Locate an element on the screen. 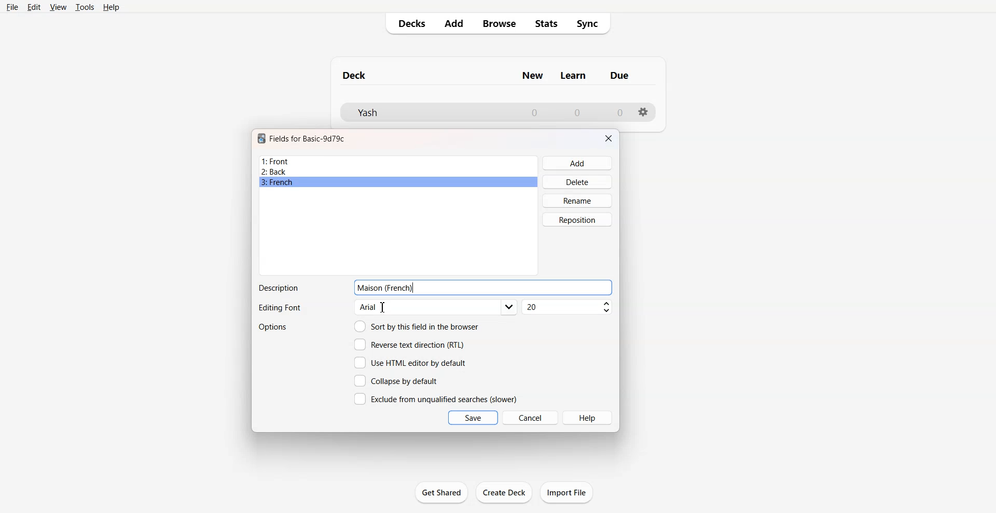  Close is located at coordinates (608, 138).